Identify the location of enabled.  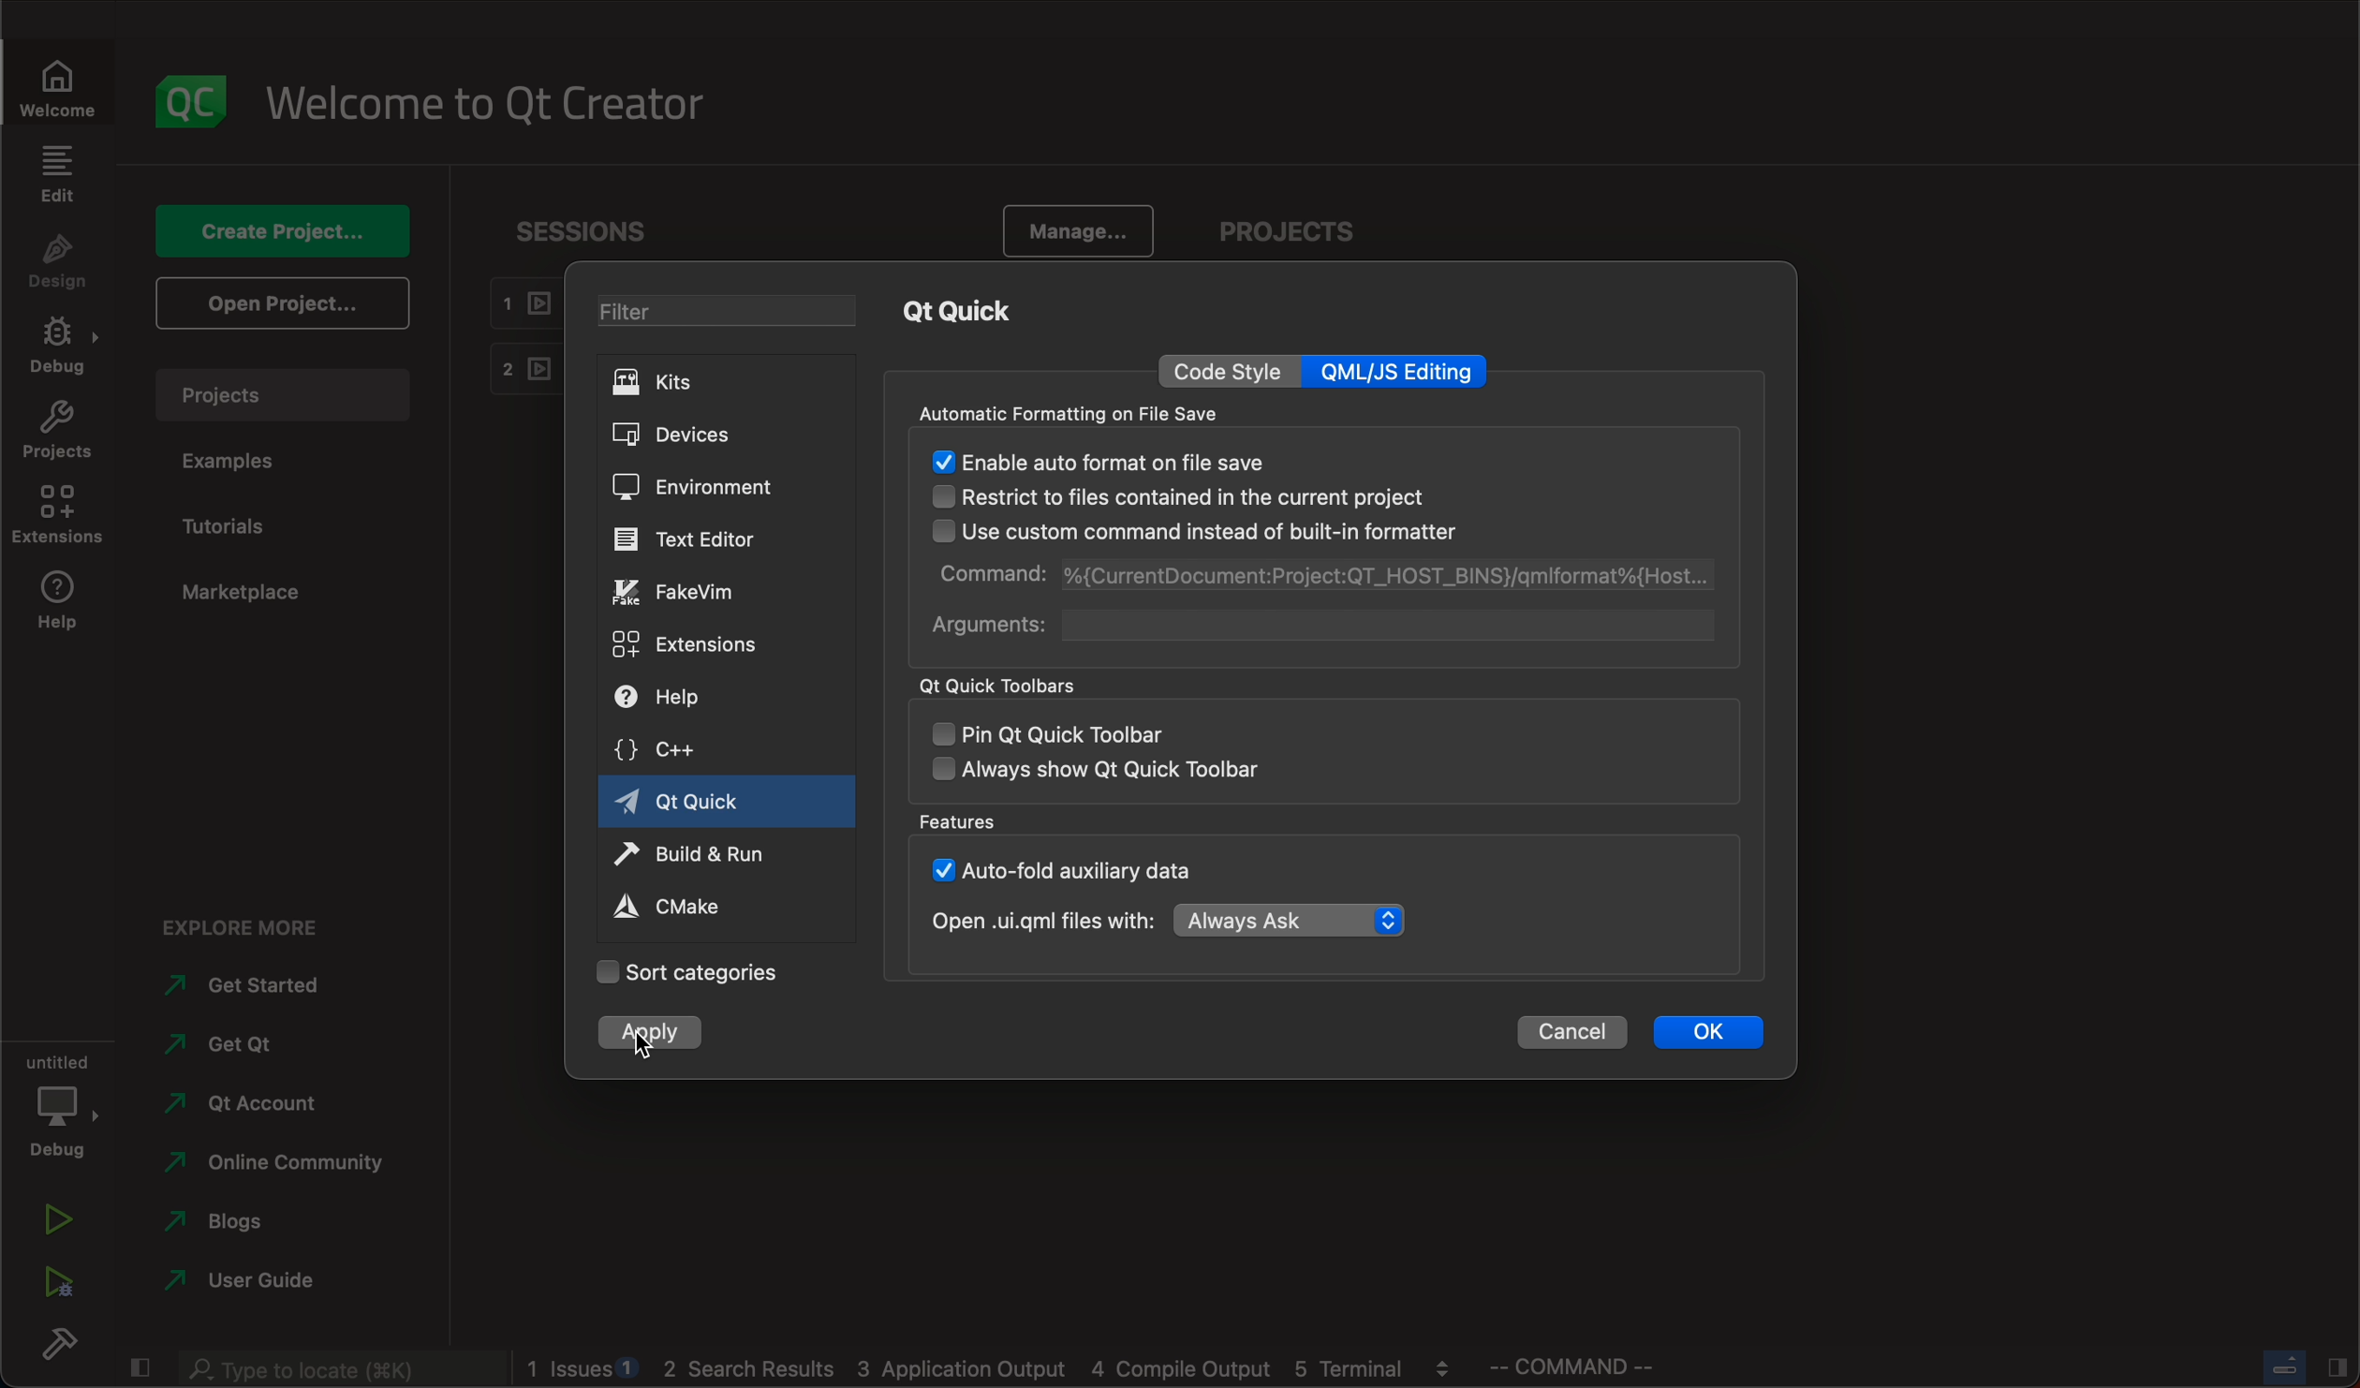
(1110, 464).